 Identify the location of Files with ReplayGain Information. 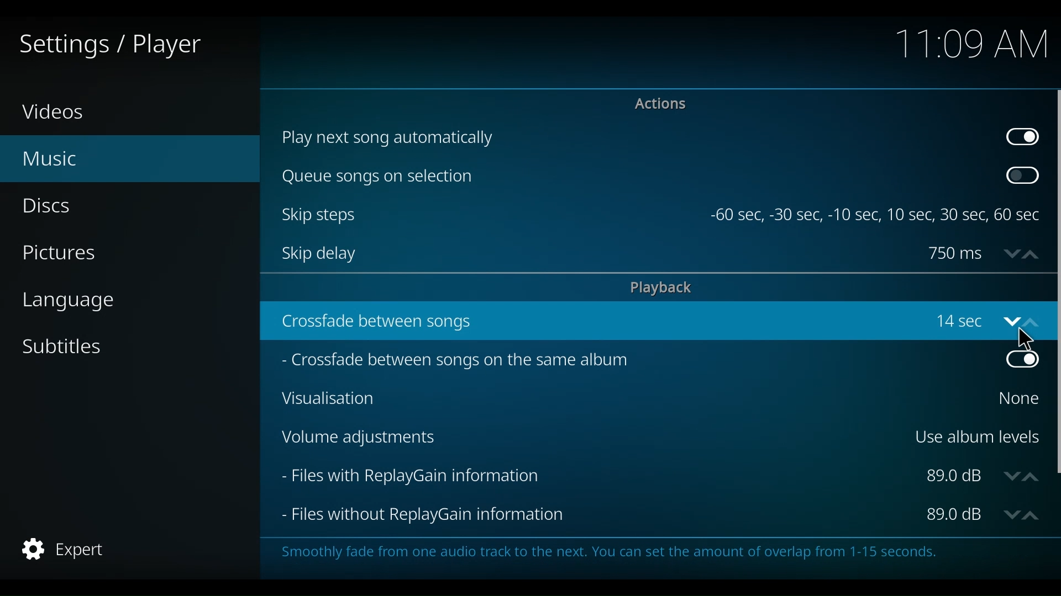
(595, 476).